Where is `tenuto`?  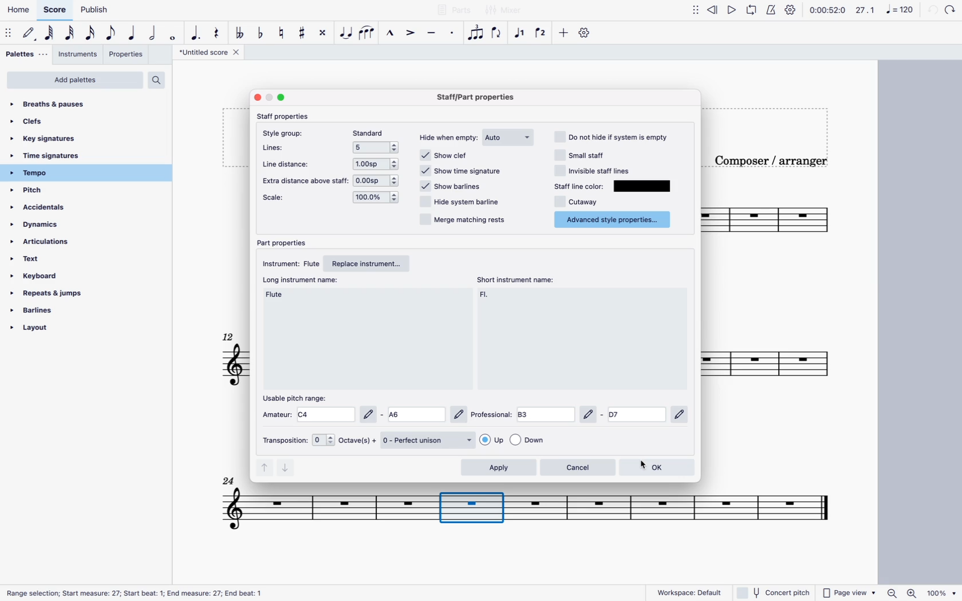 tenuto is located at coordinates (433, 31).